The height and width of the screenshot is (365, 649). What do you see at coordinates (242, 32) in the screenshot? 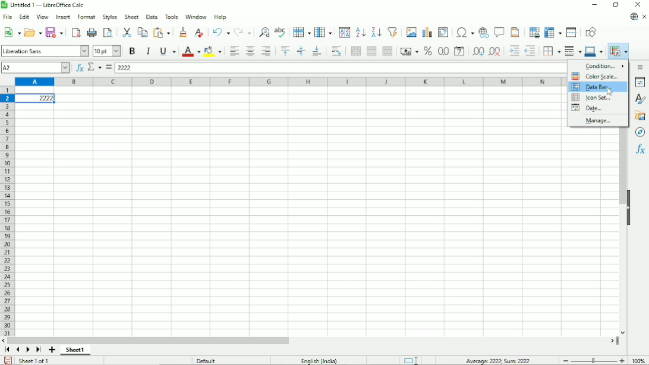
I see `Redo` at bounding box center [242, 32].